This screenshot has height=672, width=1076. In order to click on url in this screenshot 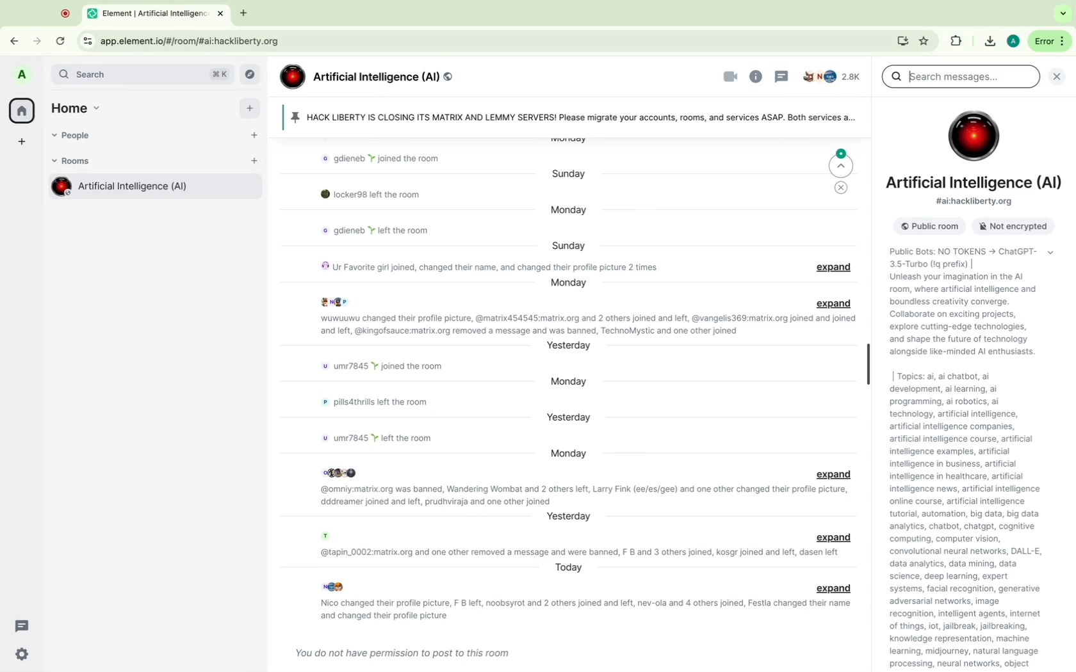, I will do `click(976, 202)`.